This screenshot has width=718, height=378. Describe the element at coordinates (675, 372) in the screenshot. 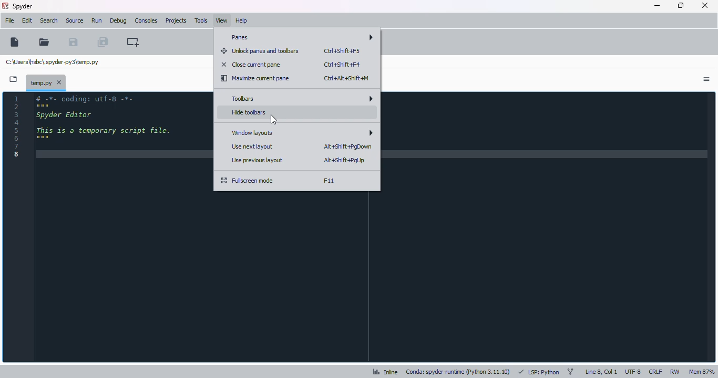

I see `RW` at that location.